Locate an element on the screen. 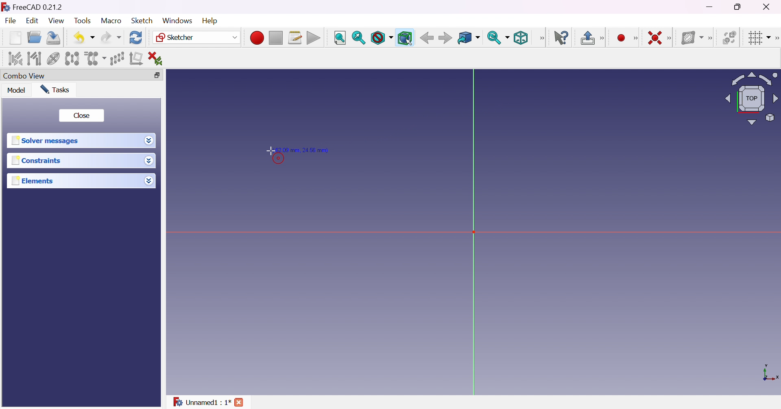 Image resolution: width=781 pixels, height=409 pixels. Tools is located at coordinates (83, 21).